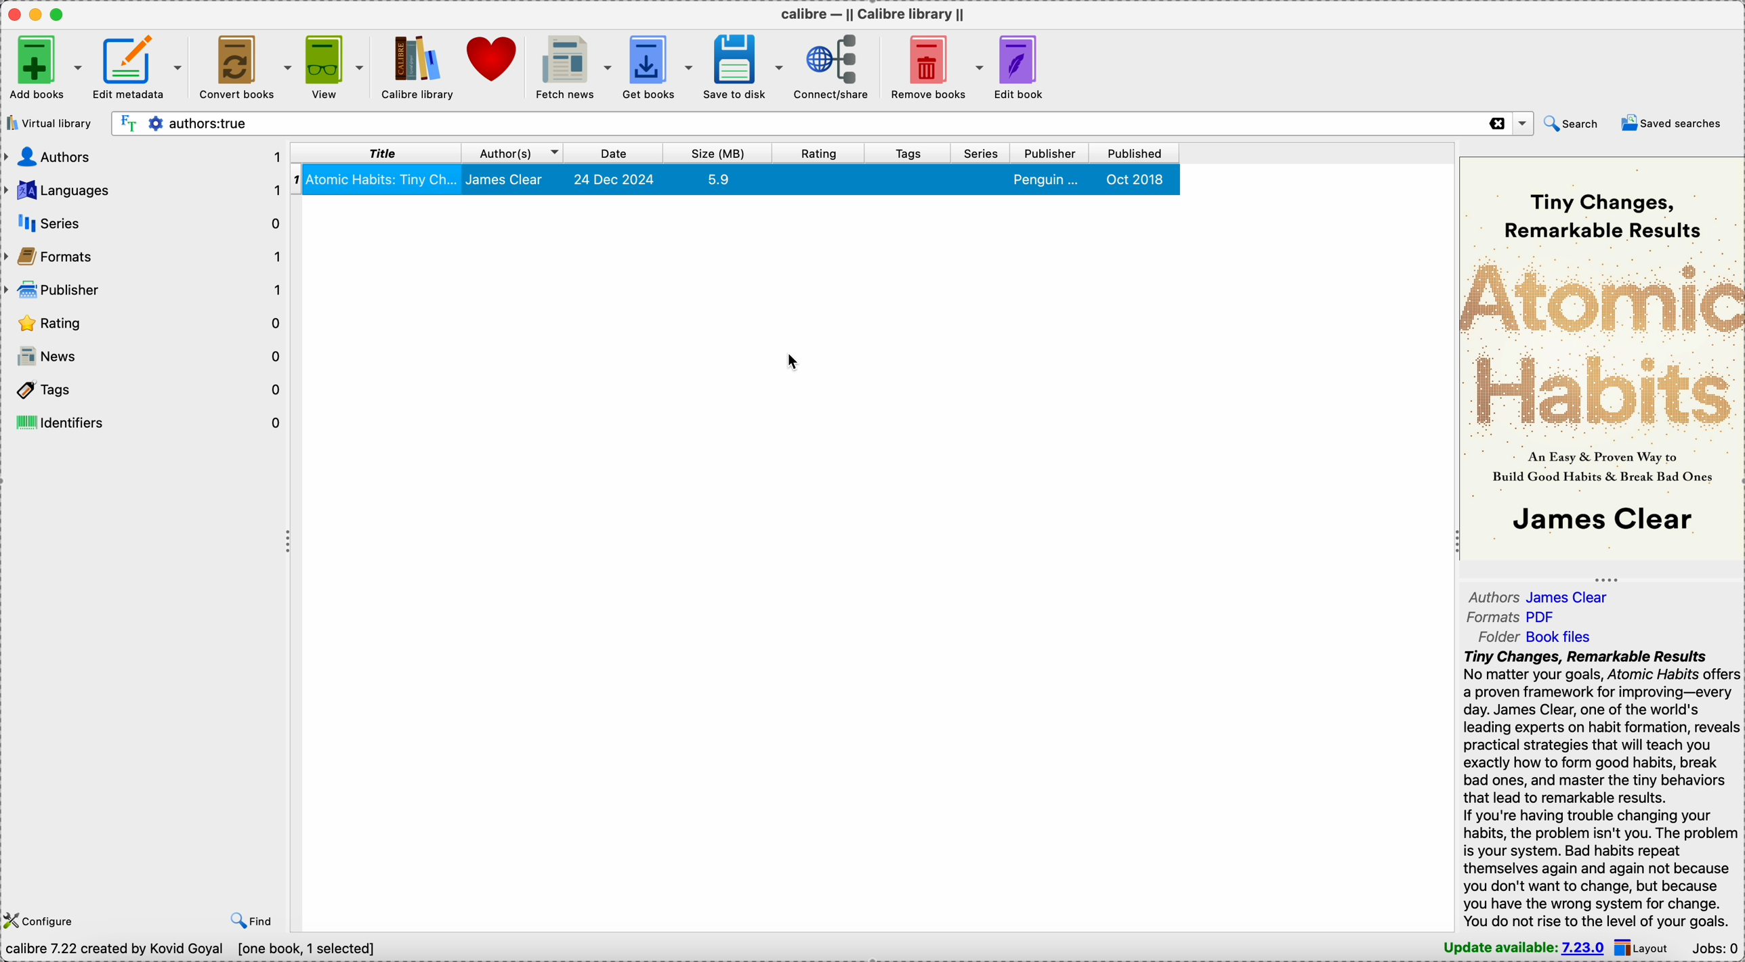 The image size is (1745, 962). Describe the element at coordinates (616, 181) in the screenshot. I see `24 Dec 2024` at that location.